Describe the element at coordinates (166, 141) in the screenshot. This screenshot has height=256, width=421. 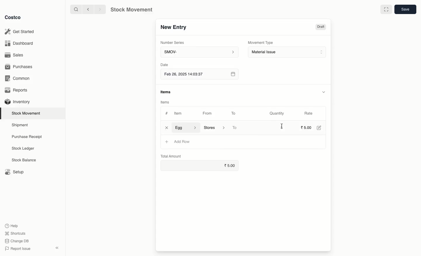
I see `+` at that location.